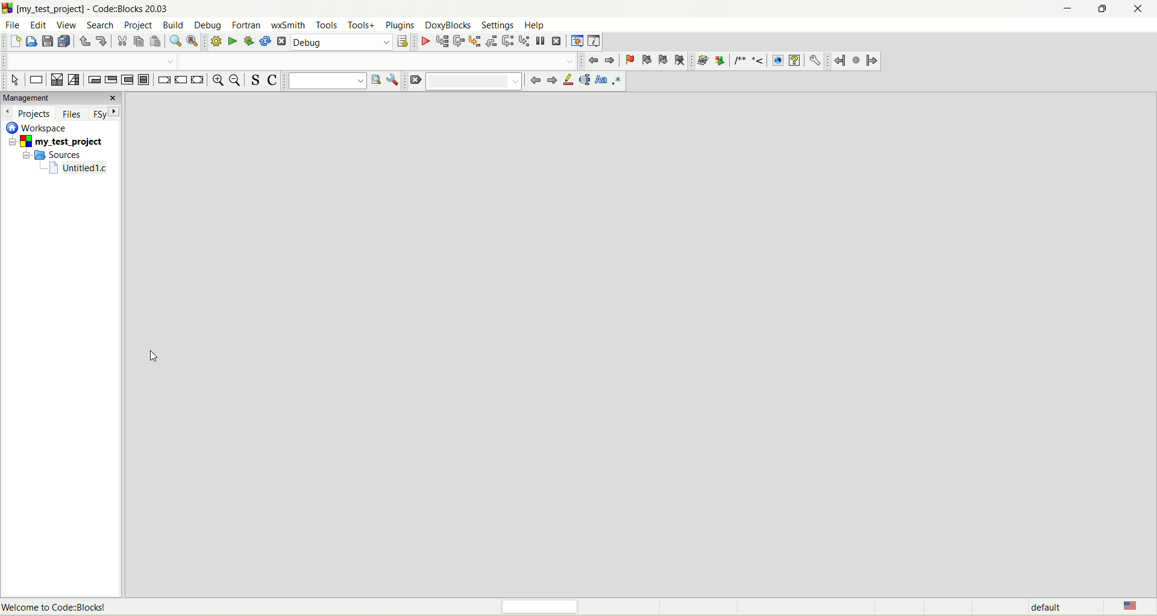 The width and height of the screenshot is (1157, 616). What do you see at coordinates (795, 61) in the screenshot?
I see `CHM` at bounding box center [795, 61].